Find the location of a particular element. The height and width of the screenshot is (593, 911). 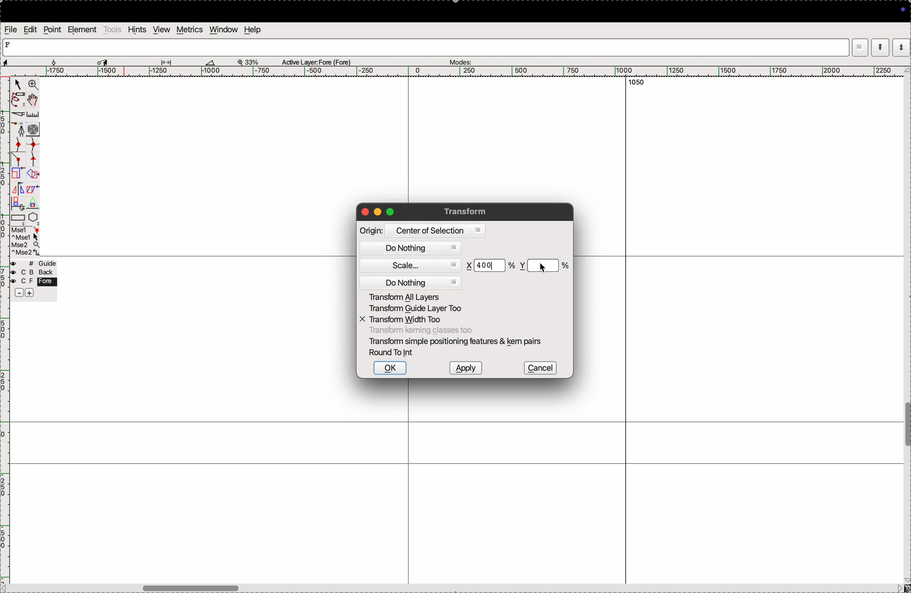

toggle is located at coordinates (34, 100).